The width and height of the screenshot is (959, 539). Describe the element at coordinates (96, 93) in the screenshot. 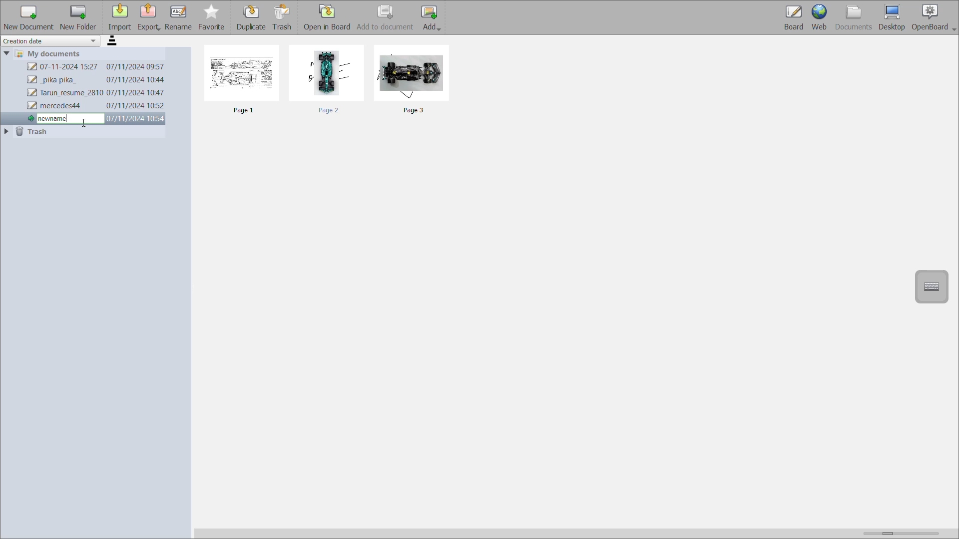

I see `Tarun_resume_2810 07/11/2024 10:47` at that location.